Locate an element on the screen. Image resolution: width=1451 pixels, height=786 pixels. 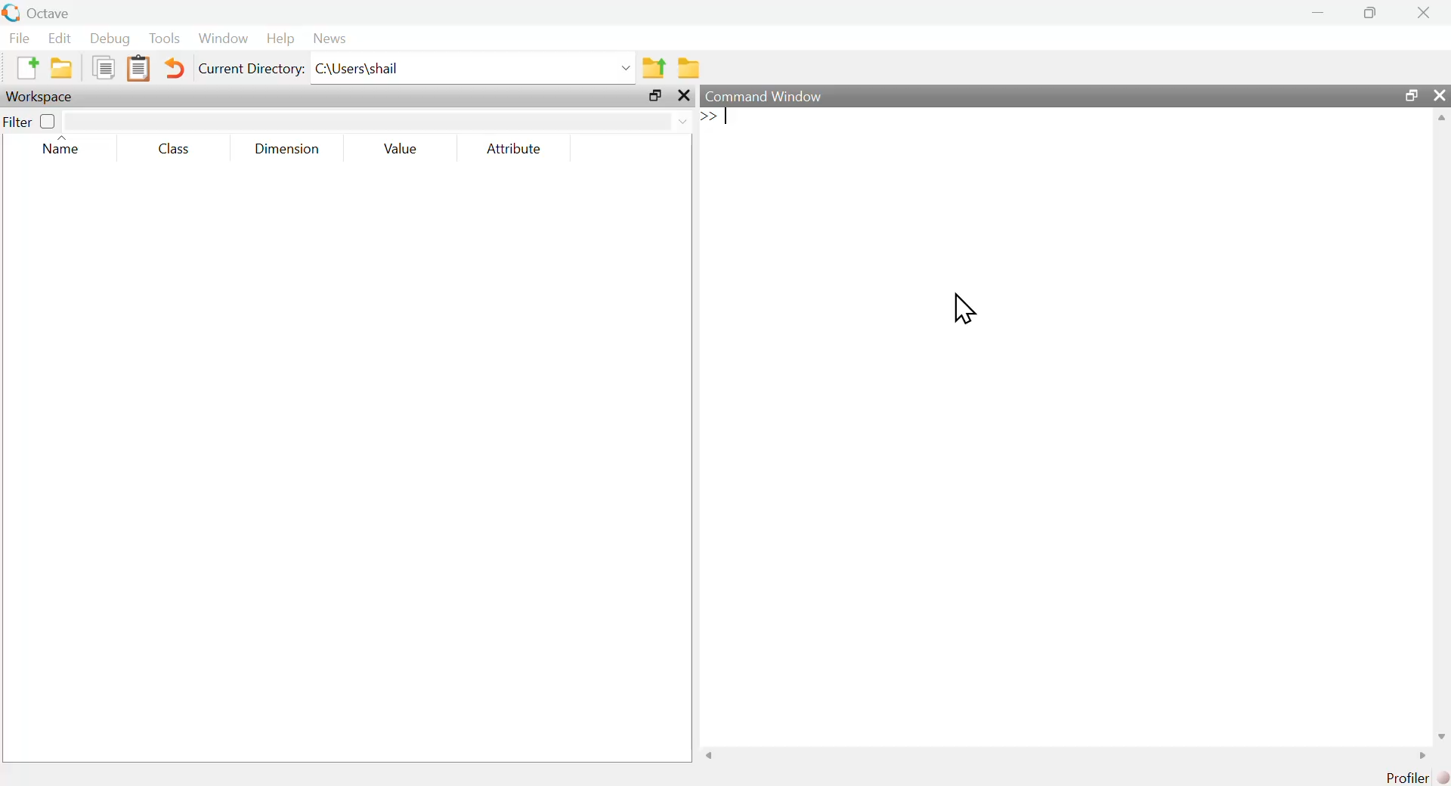
Profiler is located at coordinates (1418, 777).